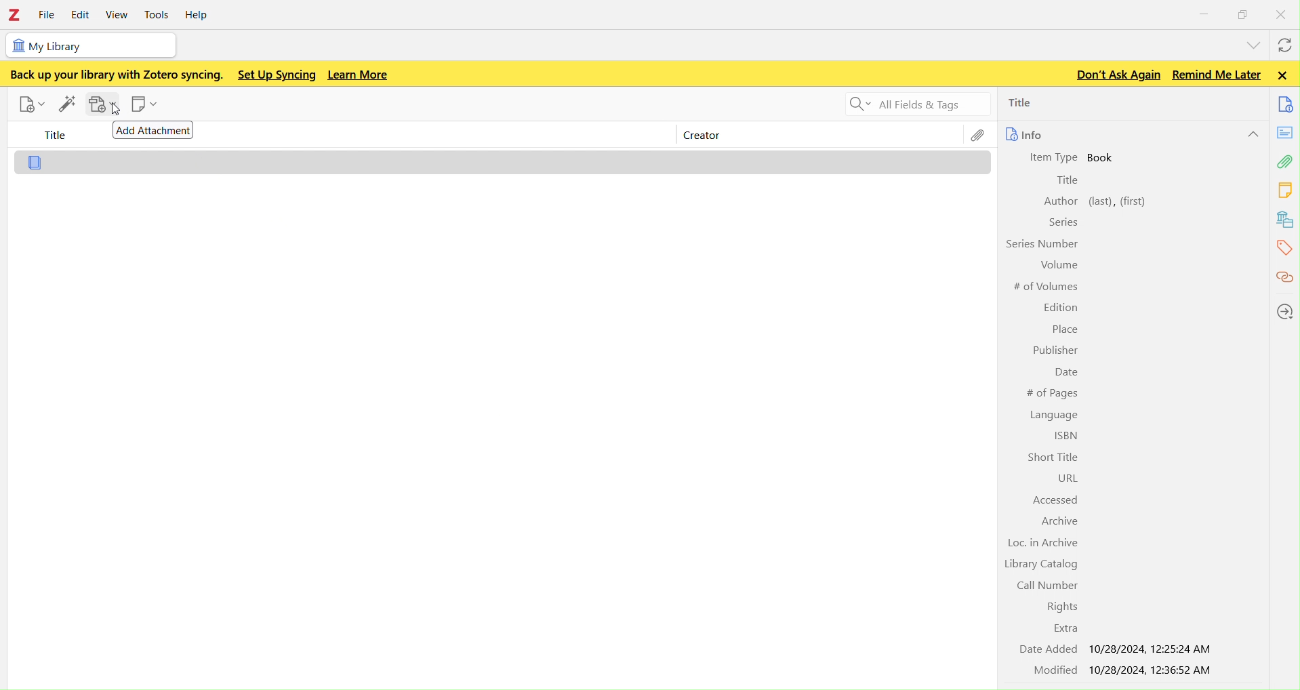 Image resolution: width=1300 pixels, height=690 pixels. Describe the element at coordinates (1057, 500) in the screenshot. I see `Accessed` at that location.